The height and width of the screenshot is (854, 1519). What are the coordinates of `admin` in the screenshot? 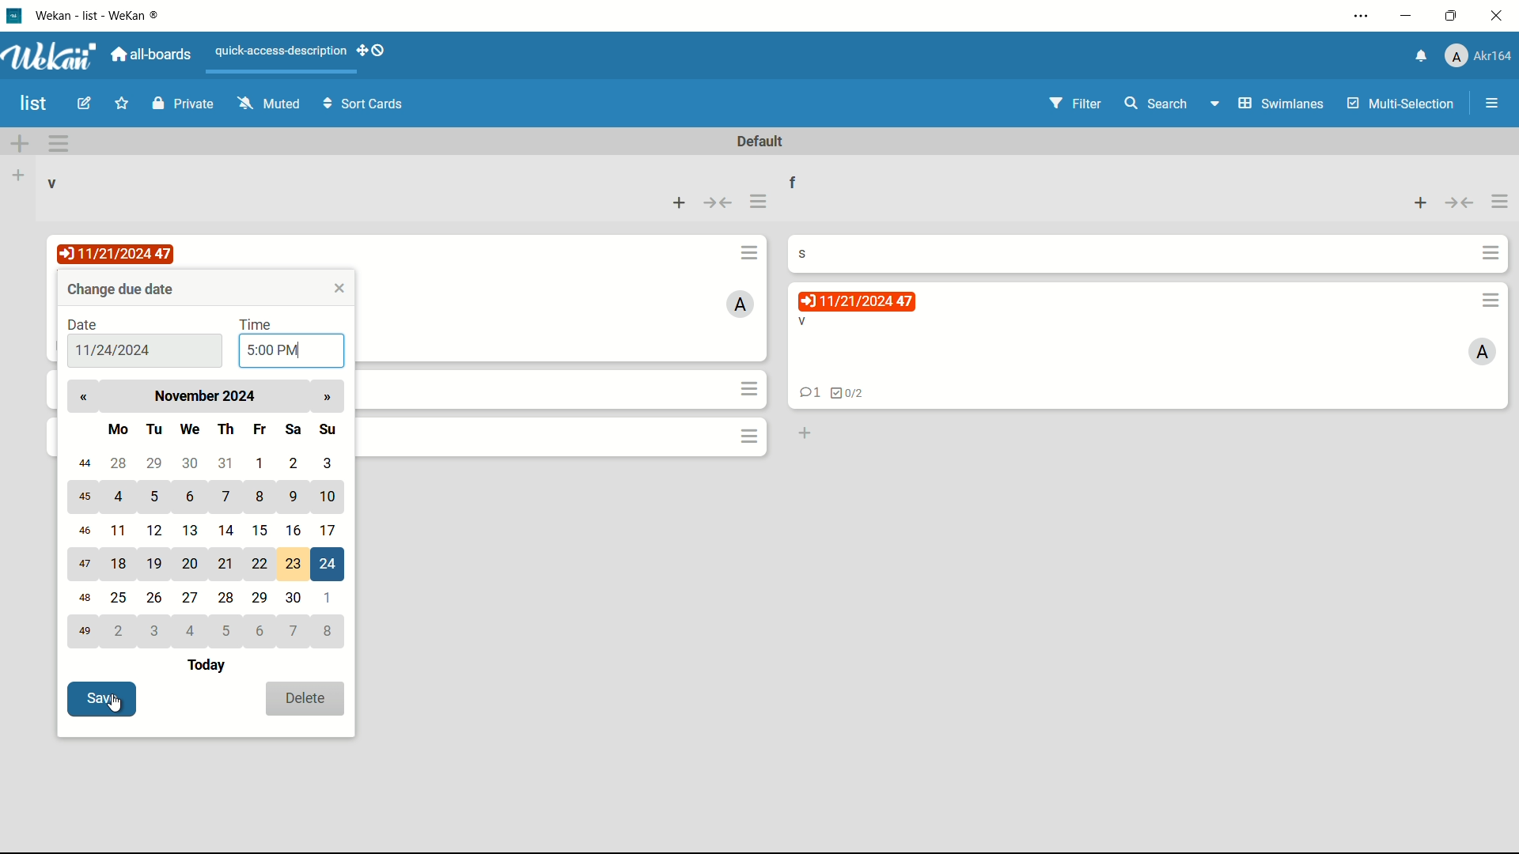 It's located at (1483, 353).